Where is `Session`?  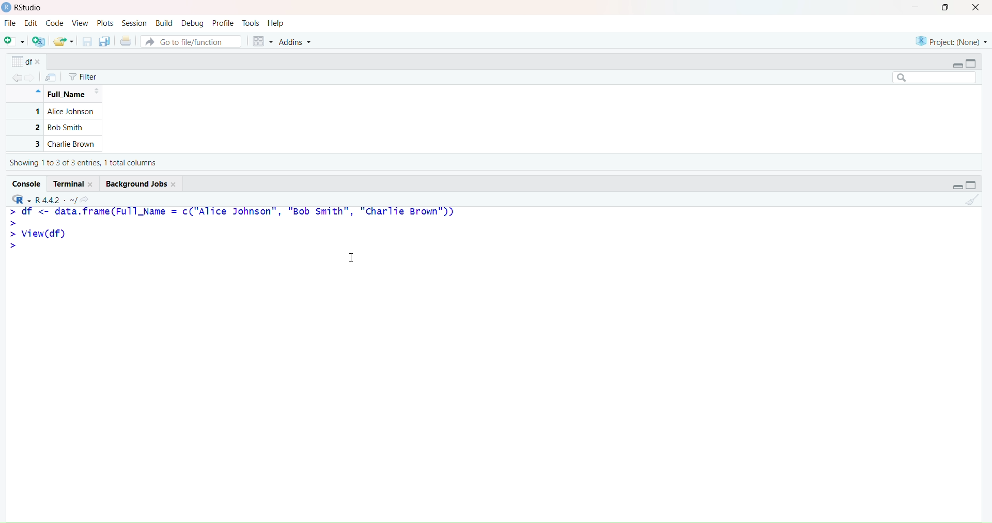 Session is located at coordinates (134, 23).